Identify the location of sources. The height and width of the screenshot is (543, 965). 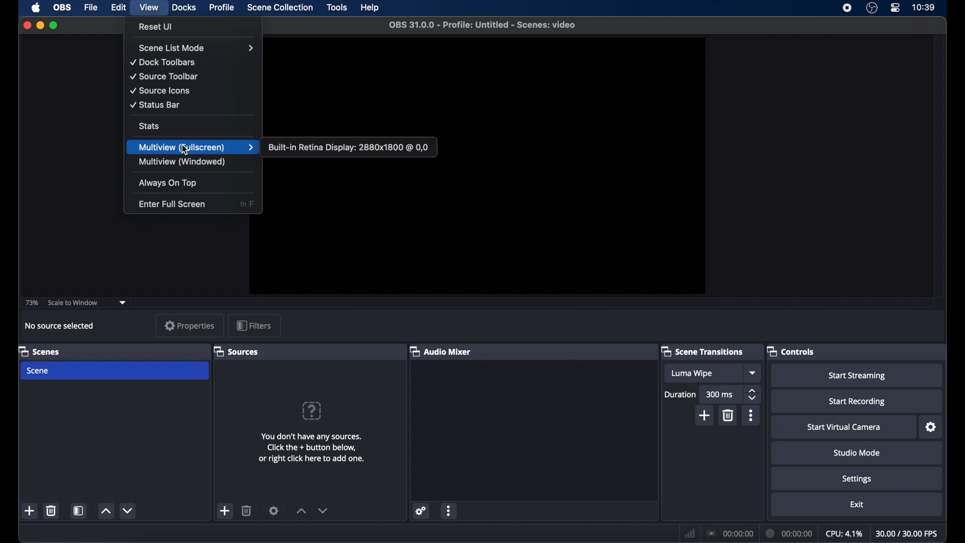
(236, 351).